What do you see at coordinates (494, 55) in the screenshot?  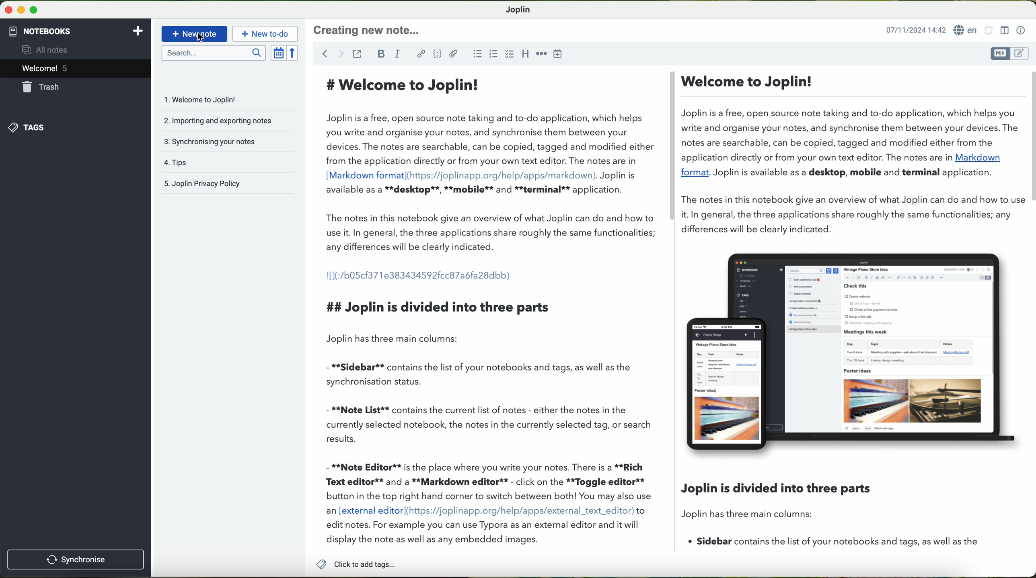 I see `numbered list` at bounding box center [494, 55].